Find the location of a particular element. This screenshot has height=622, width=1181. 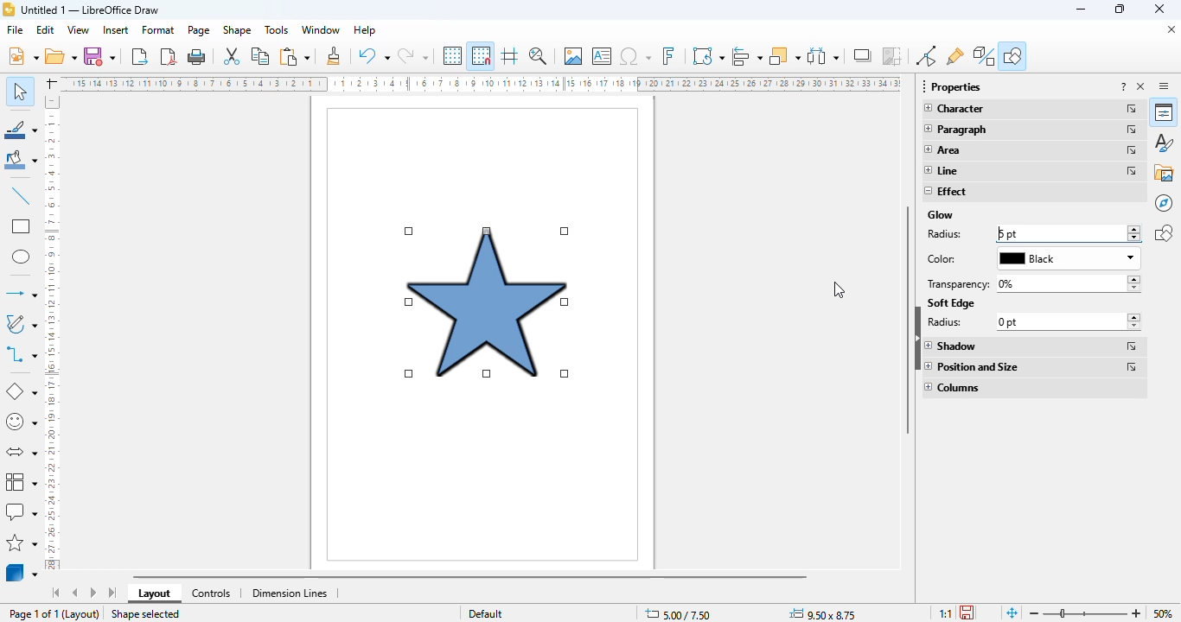

cut is located at coordinates (231, 55).